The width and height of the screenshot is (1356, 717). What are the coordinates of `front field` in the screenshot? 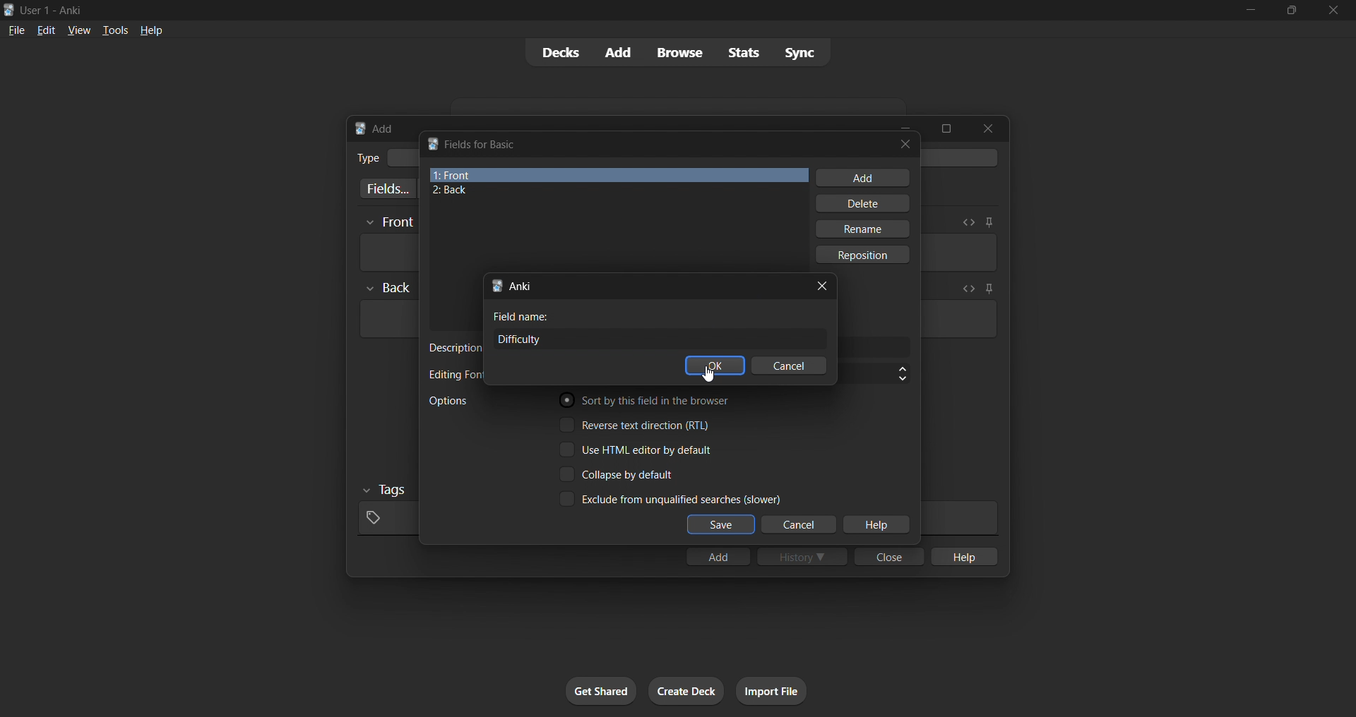 It's located at (619, 175).